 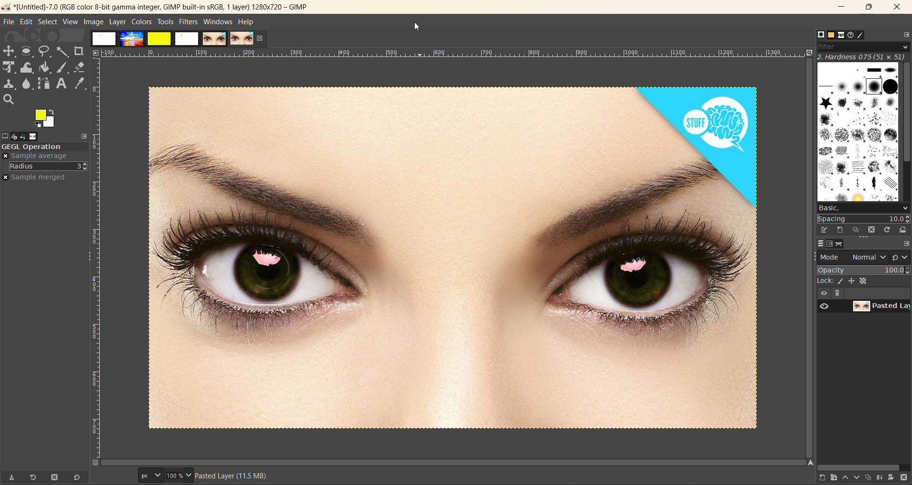 What do you see at coordinates (852, 35) in the screenshot?
I see `document history` at bounding box center [852, 35].